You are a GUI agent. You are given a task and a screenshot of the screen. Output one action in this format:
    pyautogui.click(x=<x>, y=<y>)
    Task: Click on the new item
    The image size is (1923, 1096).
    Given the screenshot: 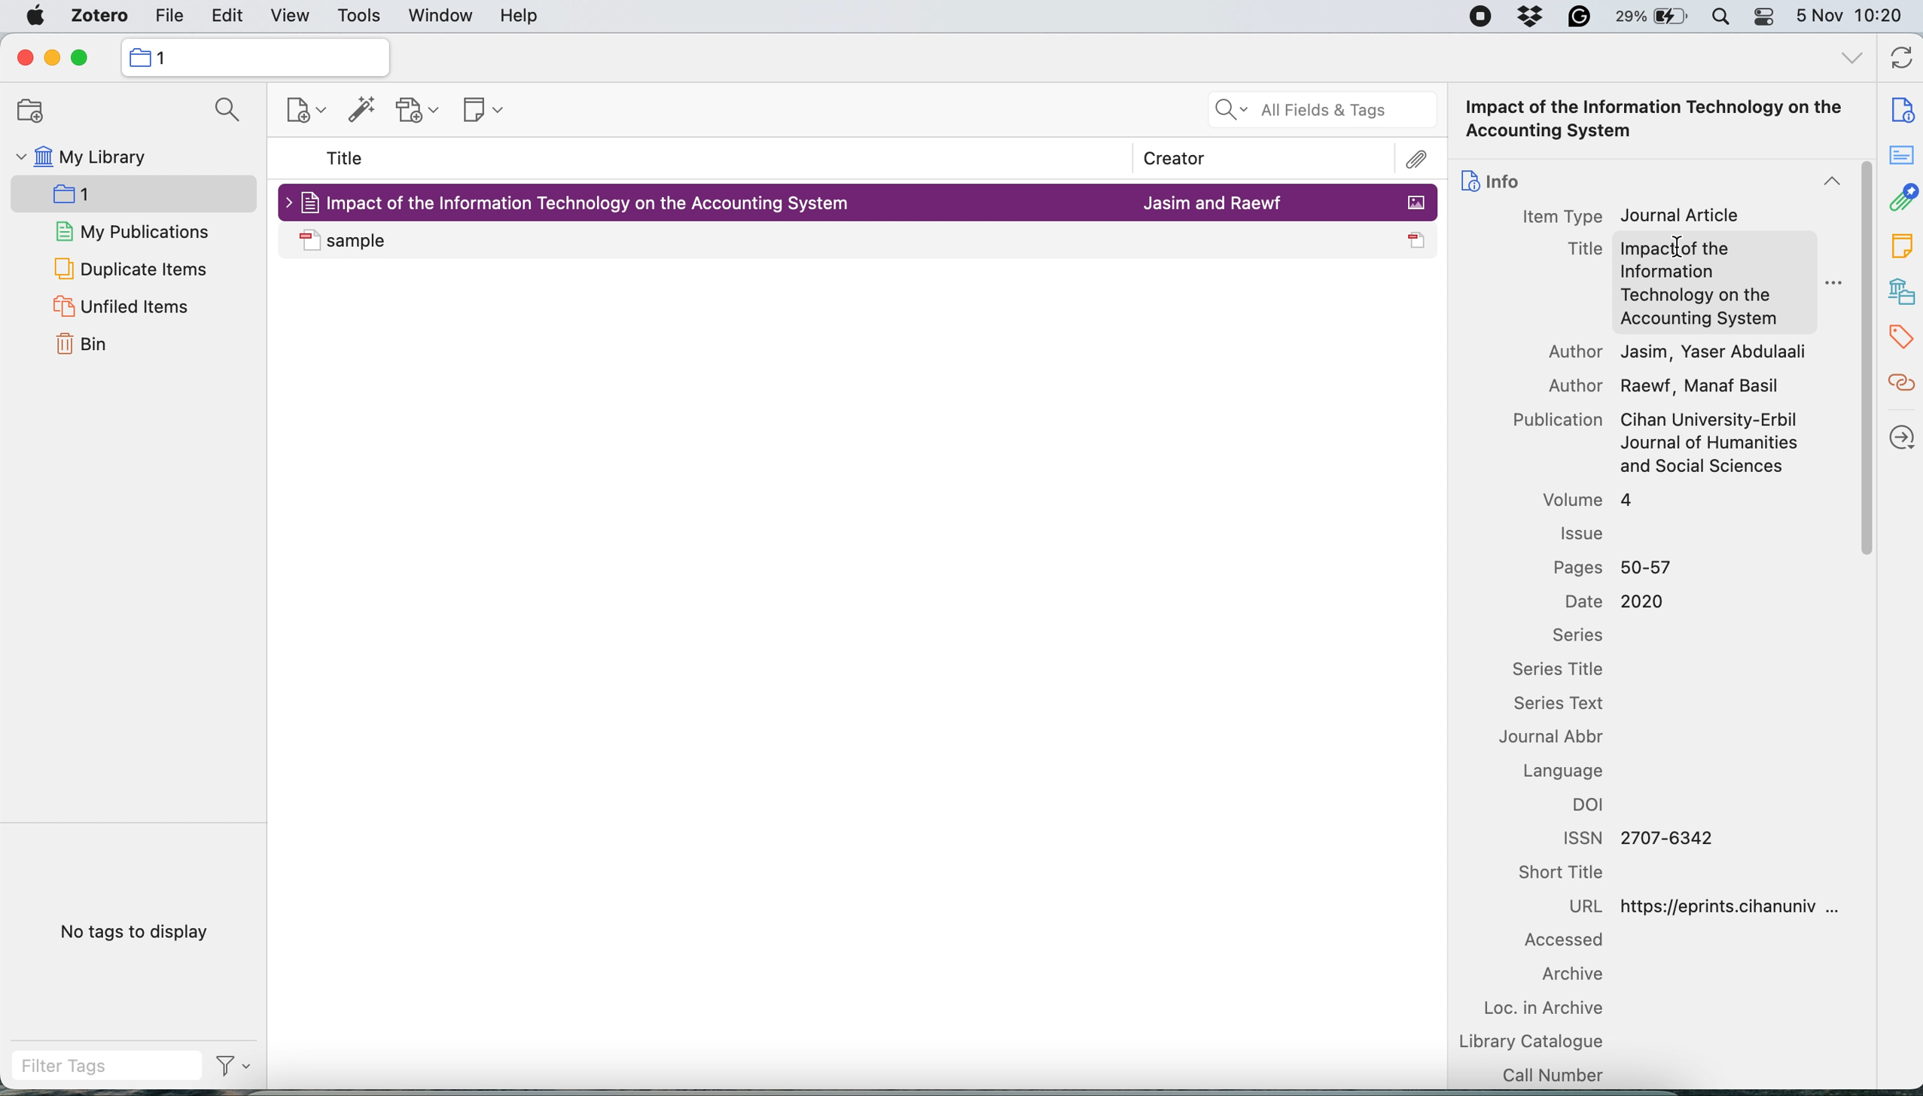 What is the action you would take?
    pyautogui.click(x=300, y=110)
    